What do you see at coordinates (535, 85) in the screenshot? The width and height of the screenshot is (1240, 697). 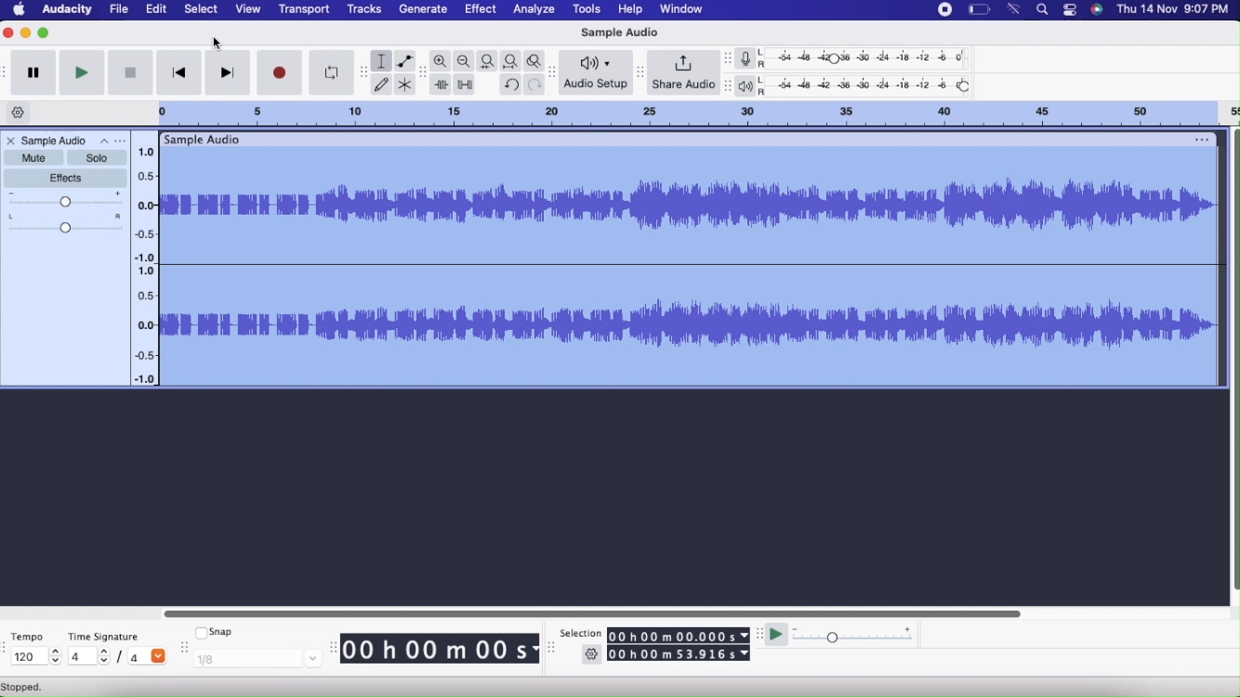 I see `Redo` at bounding box center [535, 85].